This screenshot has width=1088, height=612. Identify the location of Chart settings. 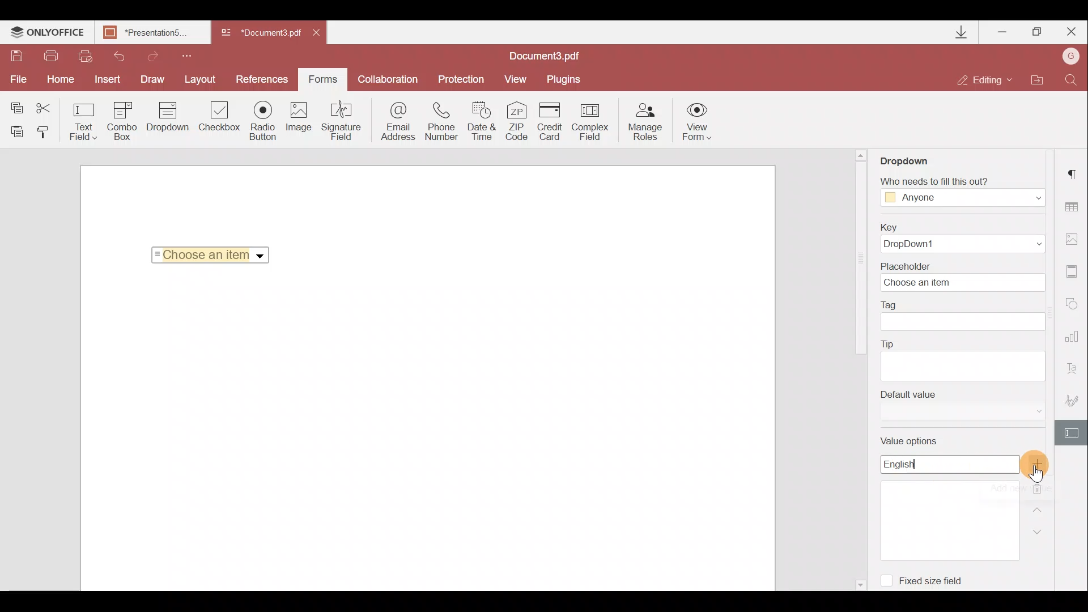
(1074, 342).